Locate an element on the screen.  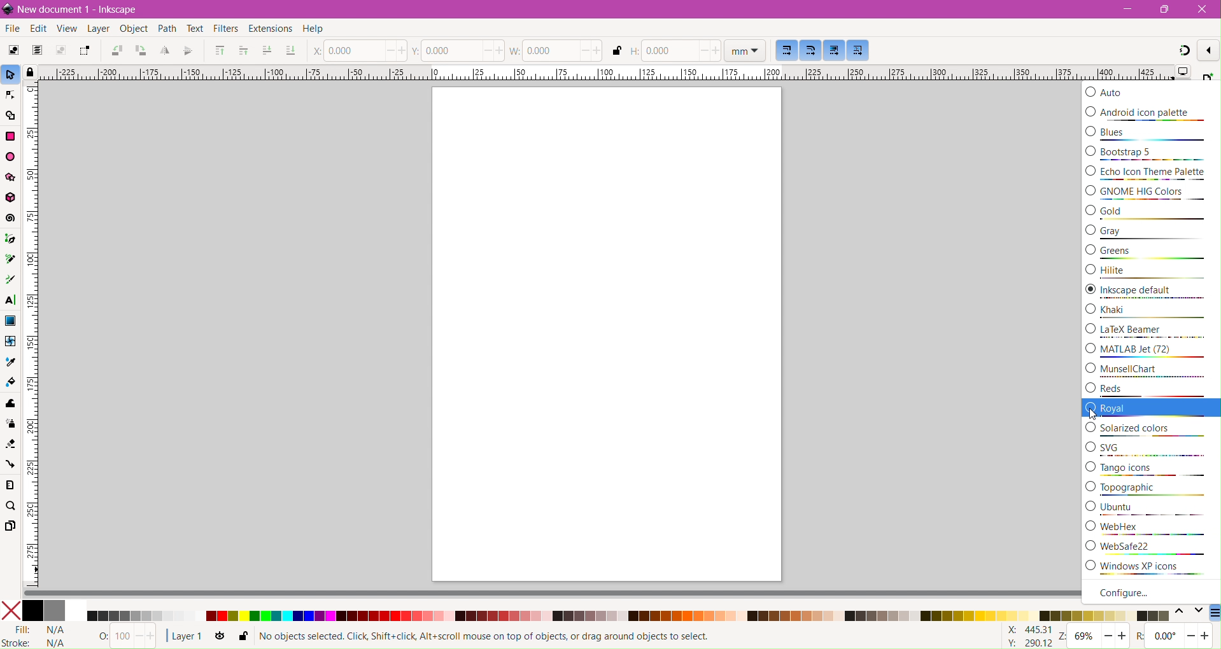
Zoom is located at coordinates (1094, 637).